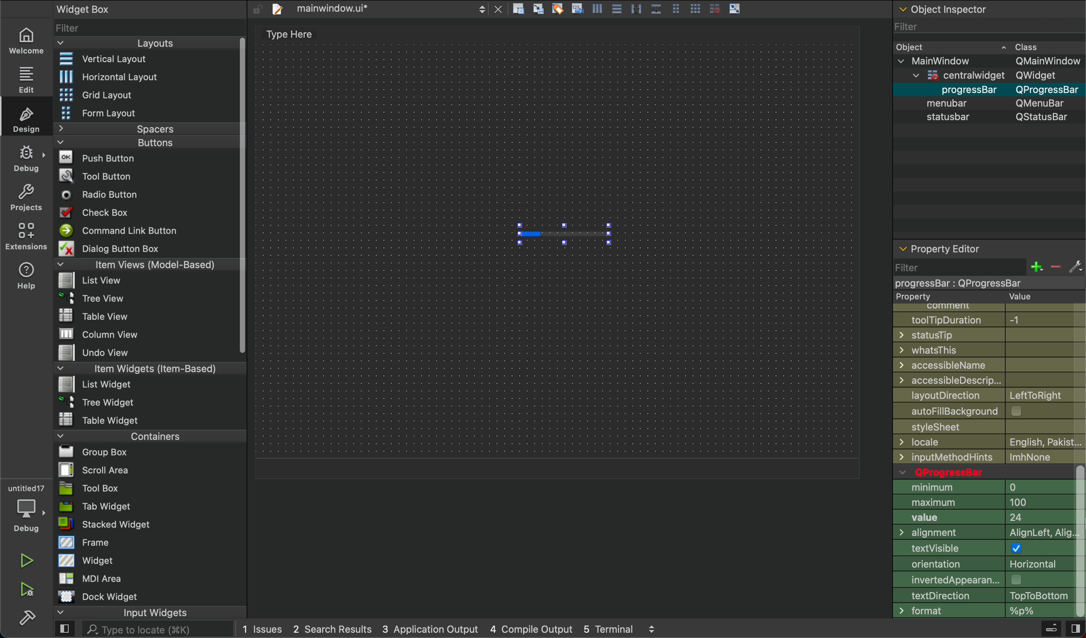 Image resolution: width=1086 pixels, height=638 pixels. Describe the element at coordinates (983, 550) in the screenshot. I see `testVisible` at that location.